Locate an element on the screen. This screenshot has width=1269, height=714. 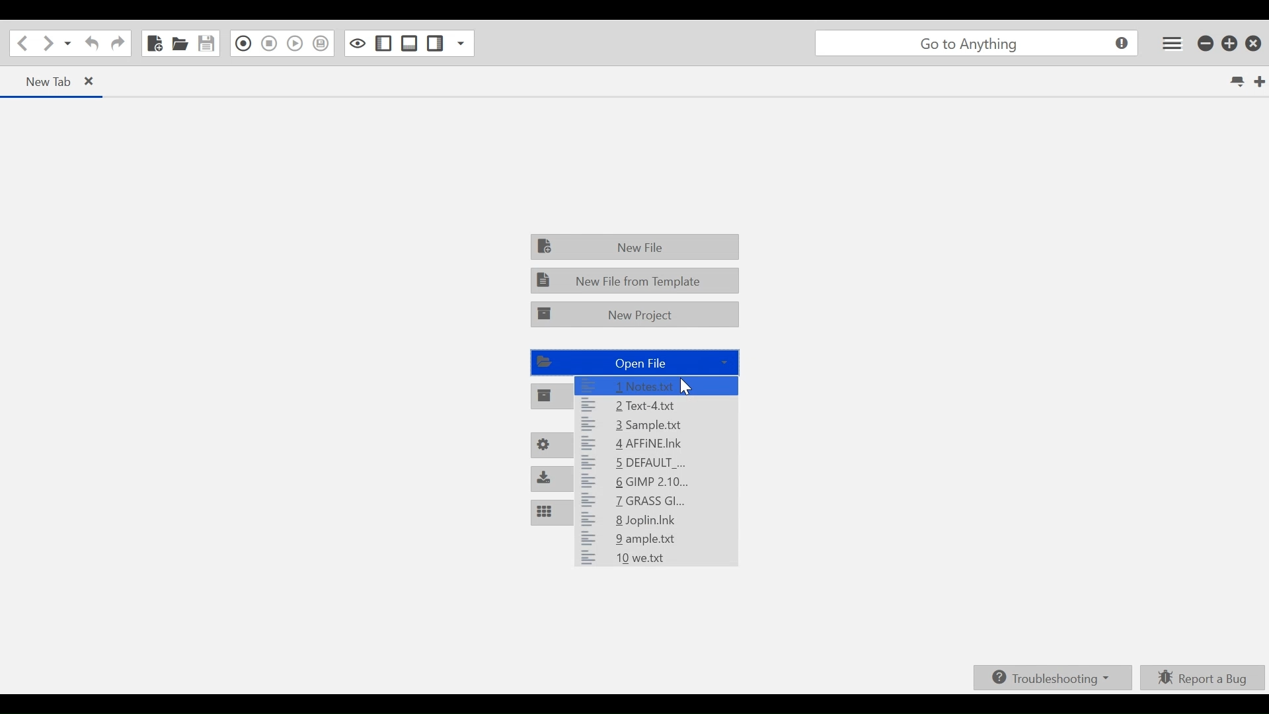
7 GRASS Gl... is located at coordinates (657, 500).